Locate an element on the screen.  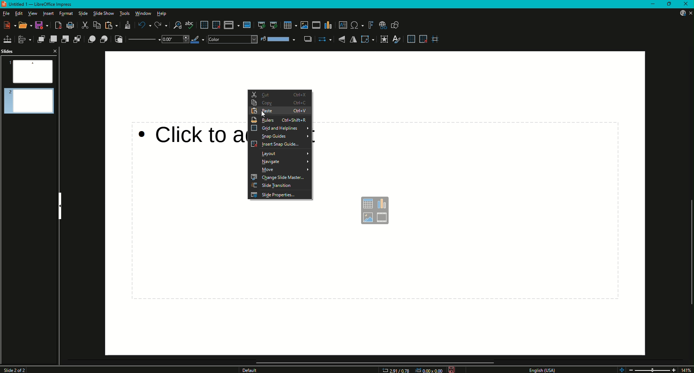
Minimize is located at coordinates (653, 4).